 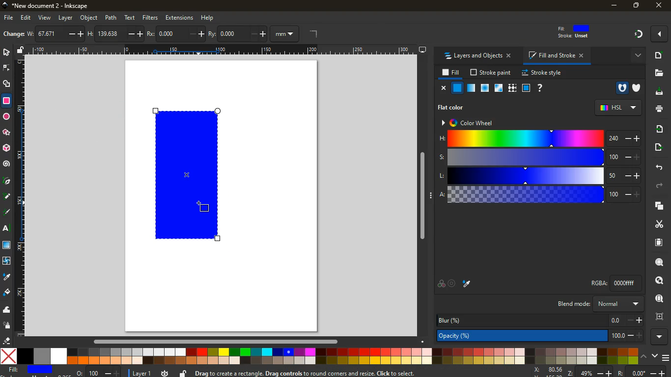 What do you see at coordinates (22, 51) in the screenshot?
I see `unlock` at bounding box center [22, 51].